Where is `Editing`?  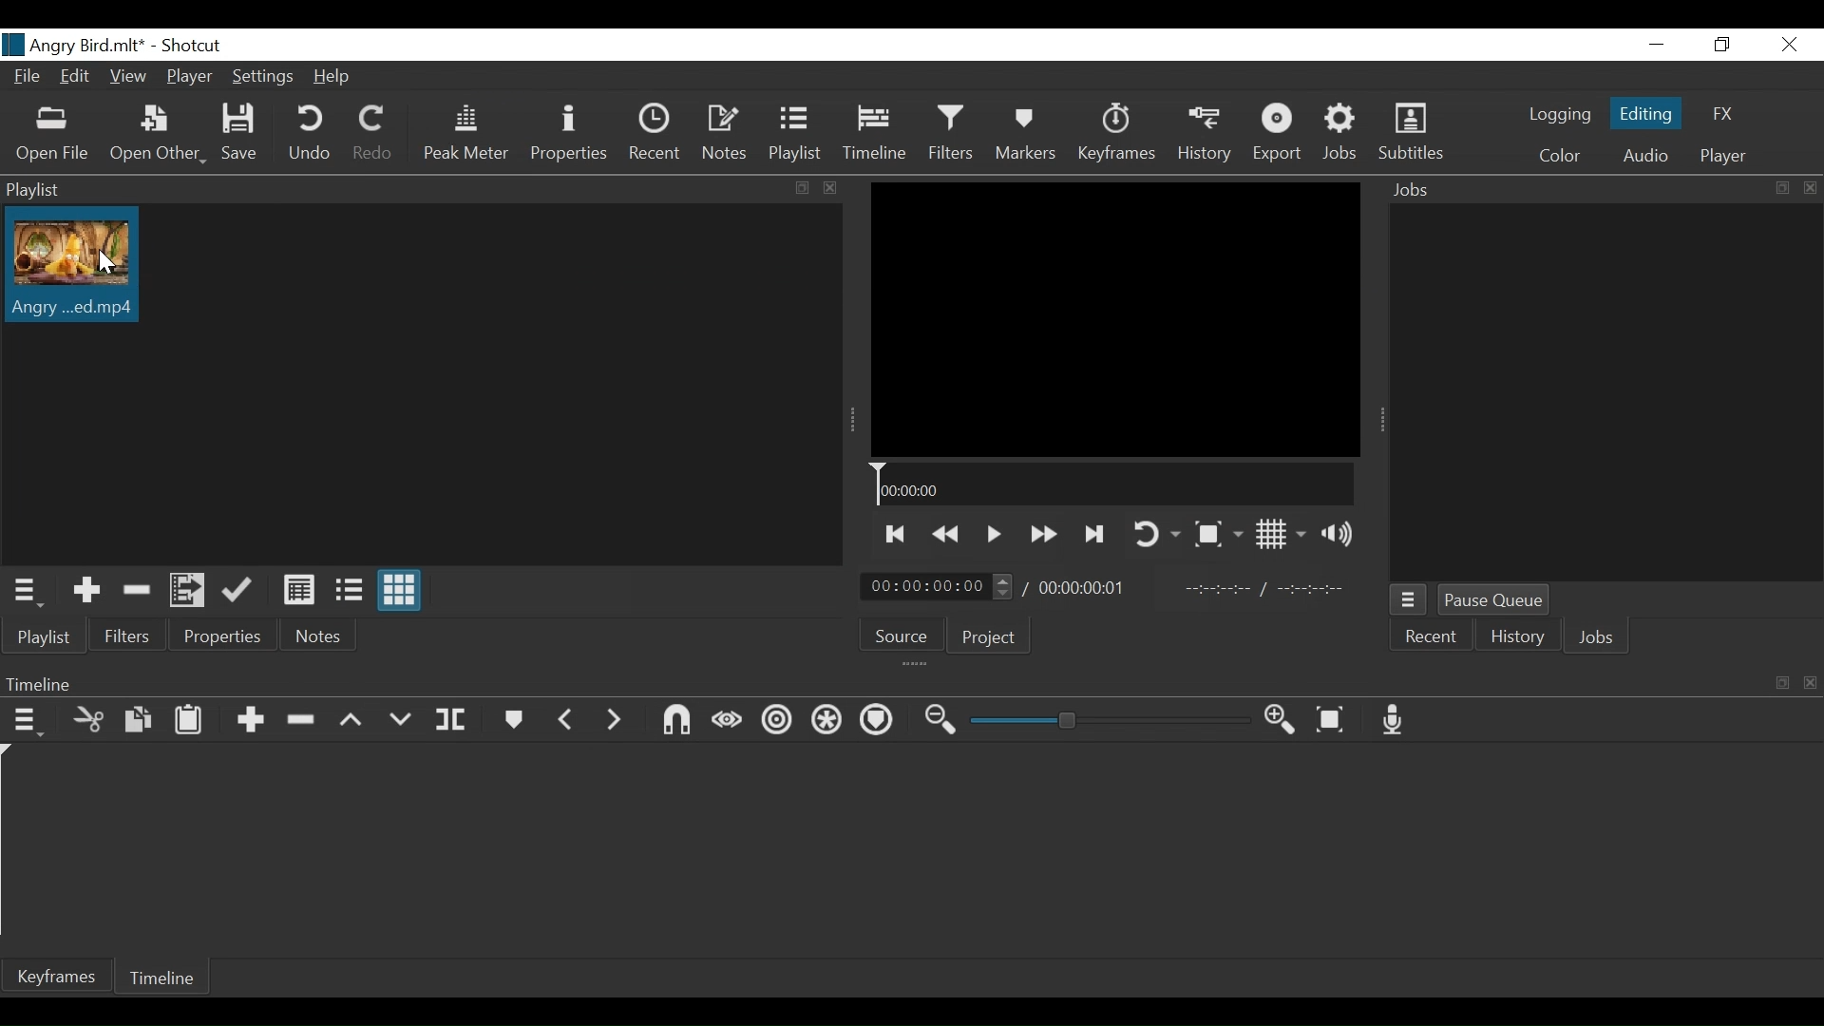
Editing is located at coordinates (1644, 111).